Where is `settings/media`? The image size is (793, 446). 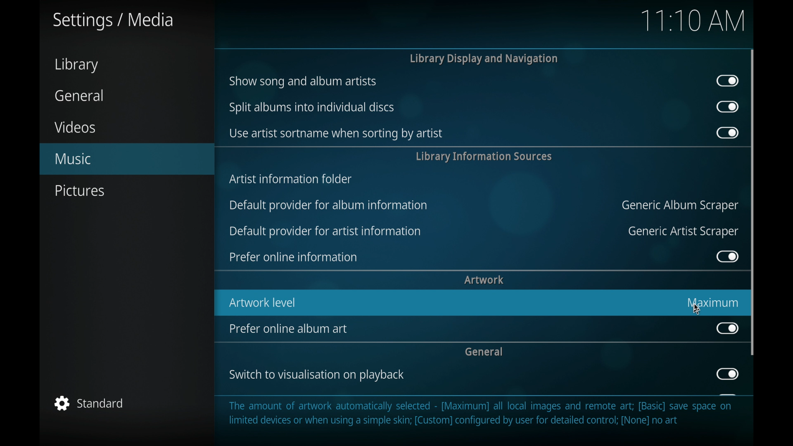 settings/media is located at coordinates (113, 21).